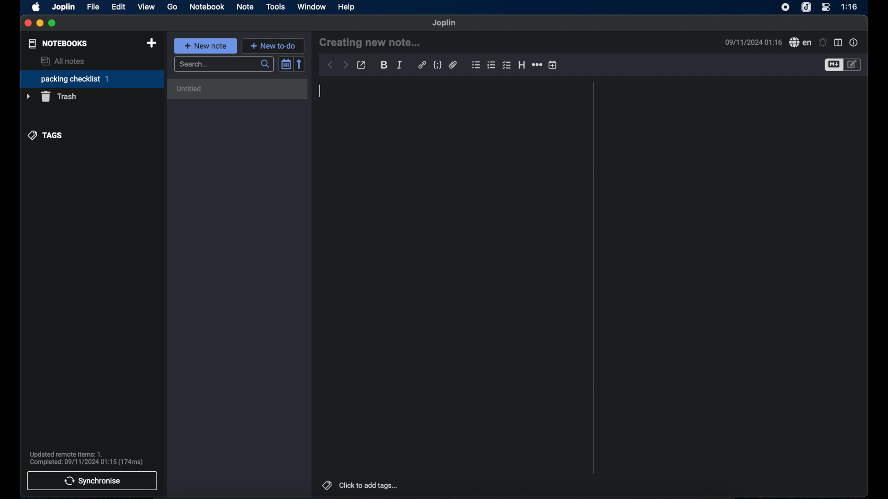 The height and width of the screenshot is (499, 888). What do you see at coordinates (362, 65) in the screenshot?
I see `toggle external editing` at bounding box center [362, 65].